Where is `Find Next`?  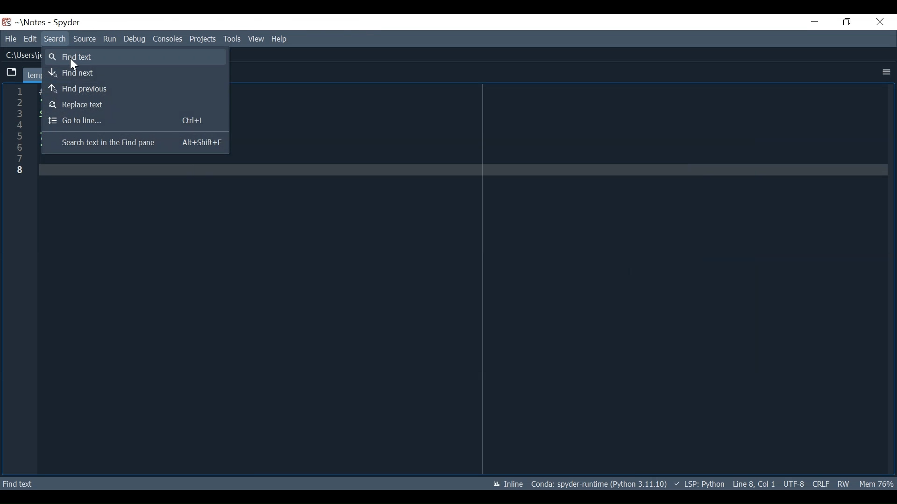
Find Next is located at coordinates (132, 73).